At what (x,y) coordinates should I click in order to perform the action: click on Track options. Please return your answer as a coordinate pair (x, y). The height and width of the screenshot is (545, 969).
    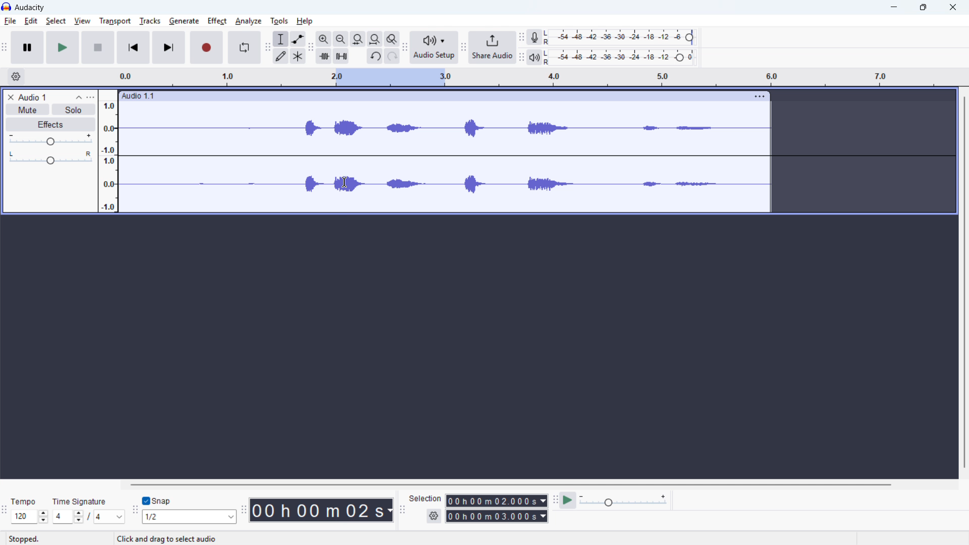
    Looking at the image, I should click on (758, 96).